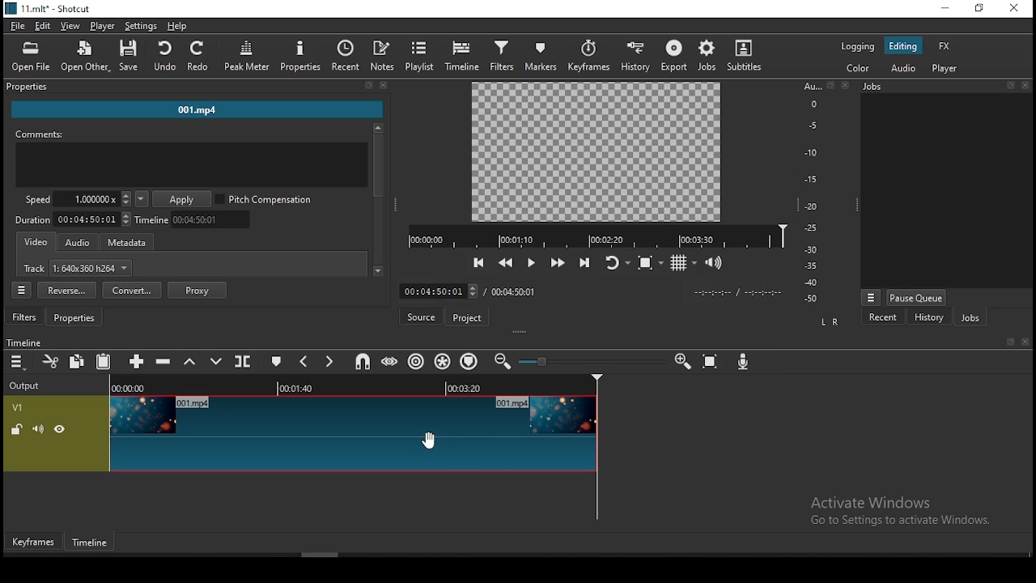  Describe the element at coordinates (216, 362) in the screenshot. I see `overwrite` at that location.